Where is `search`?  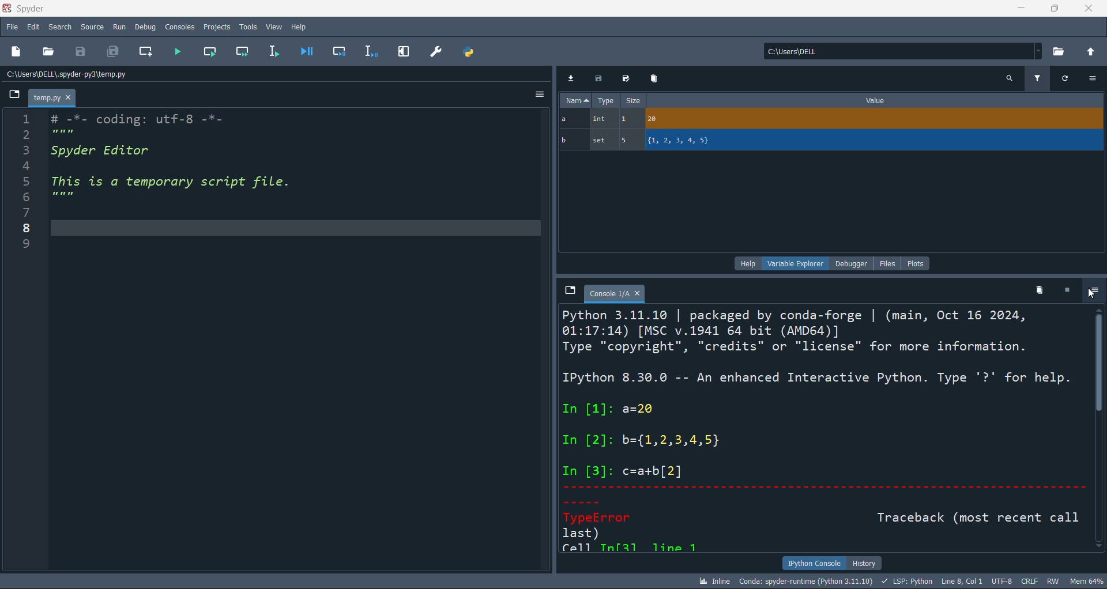
search is located at coordinates (1009, 78).